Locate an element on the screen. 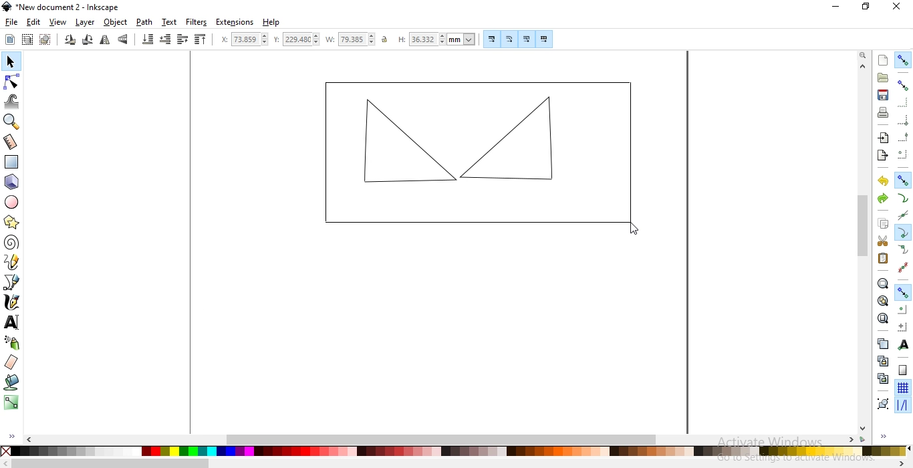 This screenshot has width=913, height=468. zoom to fit drawing in window is located at coordinates (882, 300).